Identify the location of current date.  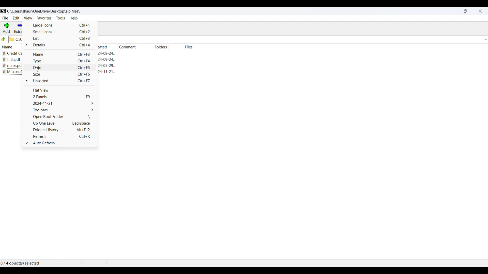
(63, 104).